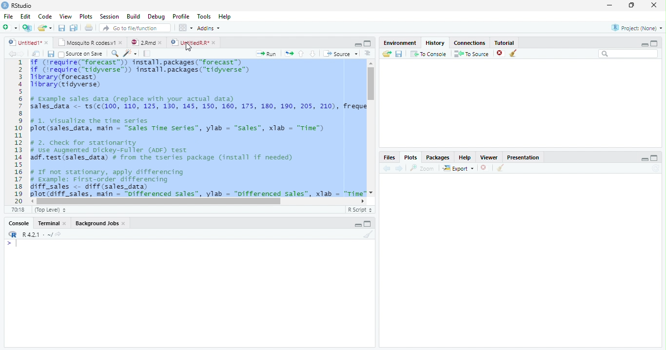  I want to click on Save, so click(50, 54).